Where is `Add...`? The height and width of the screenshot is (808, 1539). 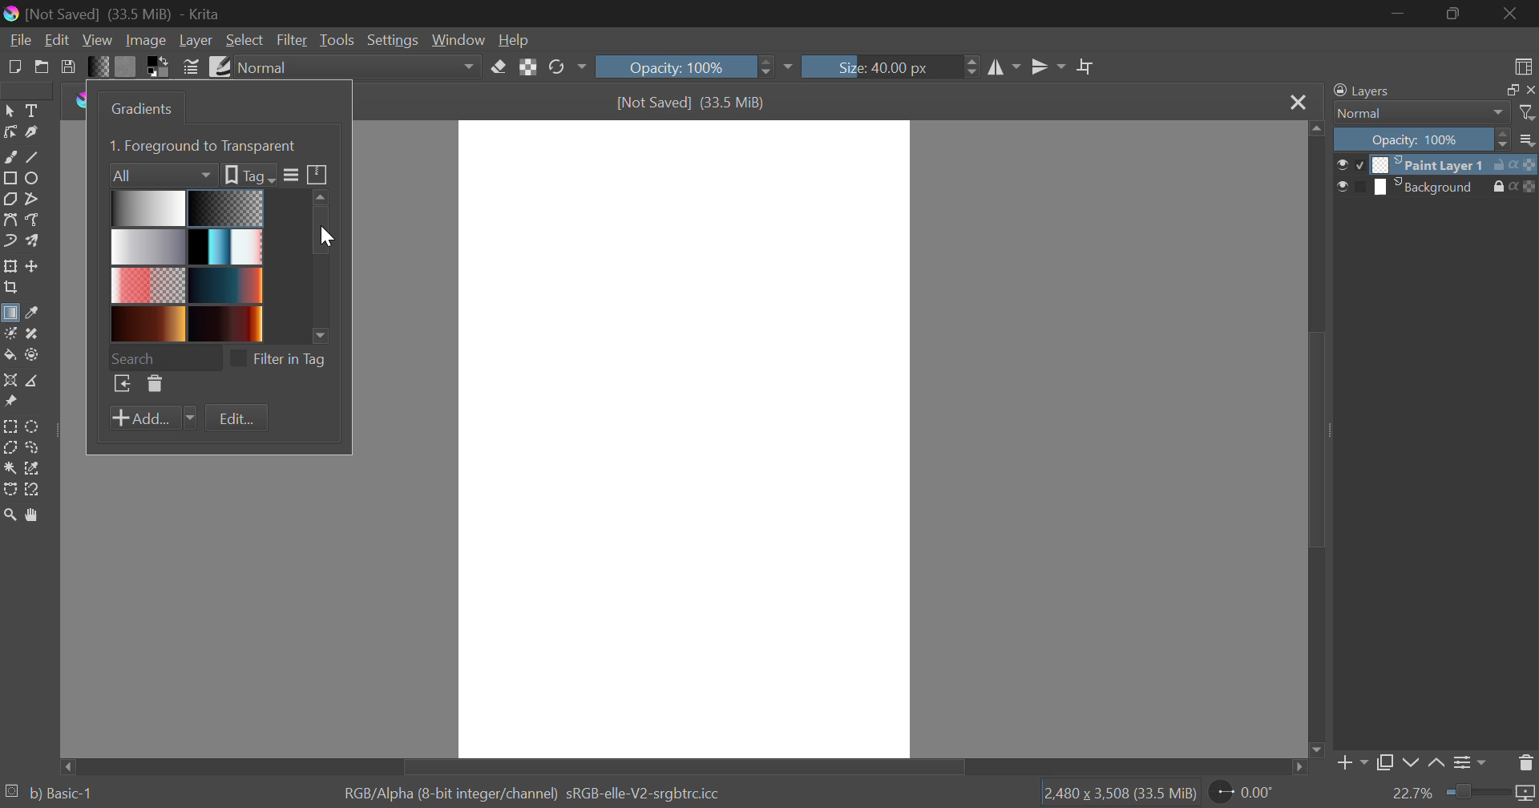 Add... is located at coordinates (152, 418).